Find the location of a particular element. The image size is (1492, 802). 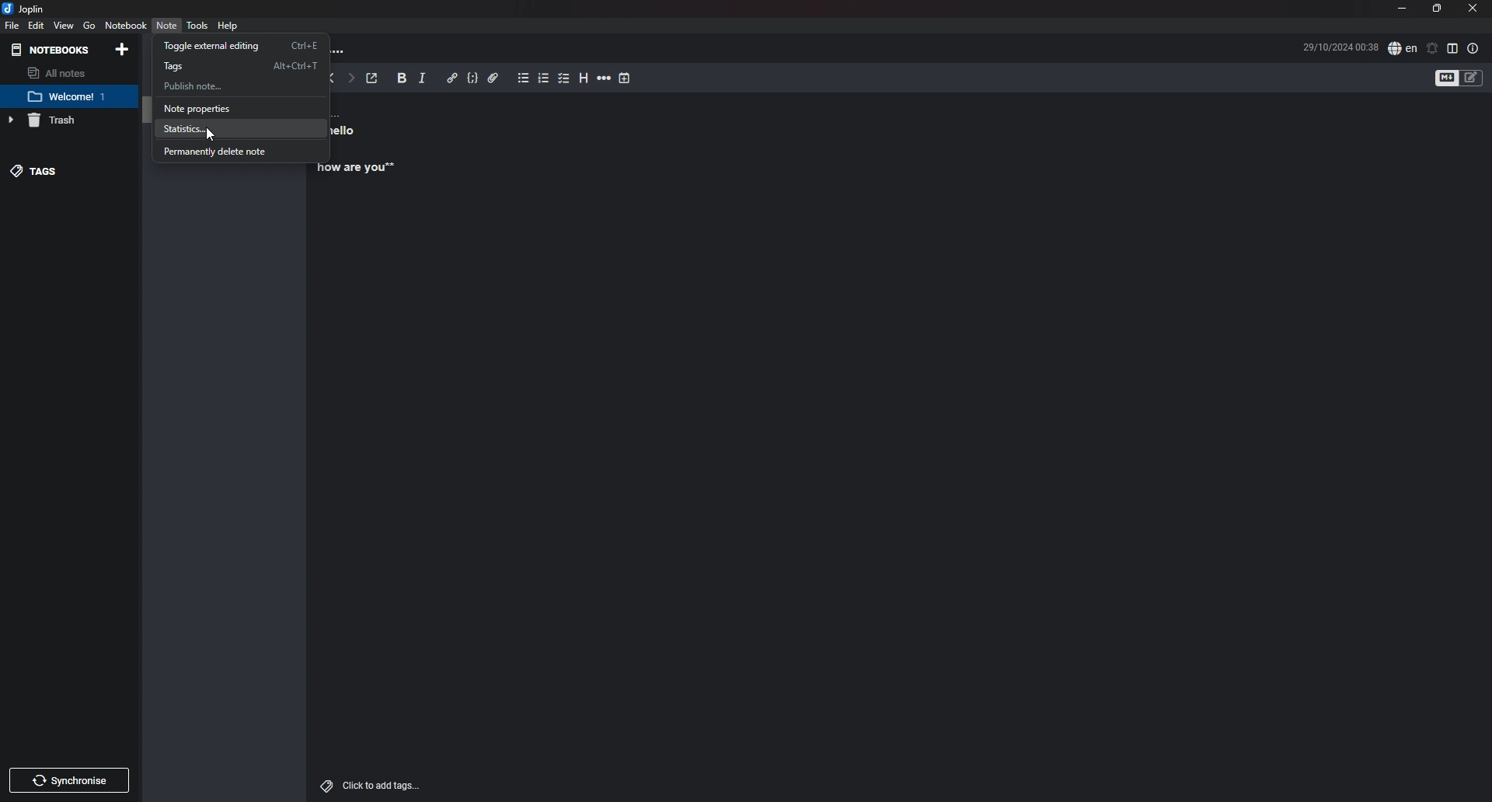

Tags is located at coordinates (241, 65).